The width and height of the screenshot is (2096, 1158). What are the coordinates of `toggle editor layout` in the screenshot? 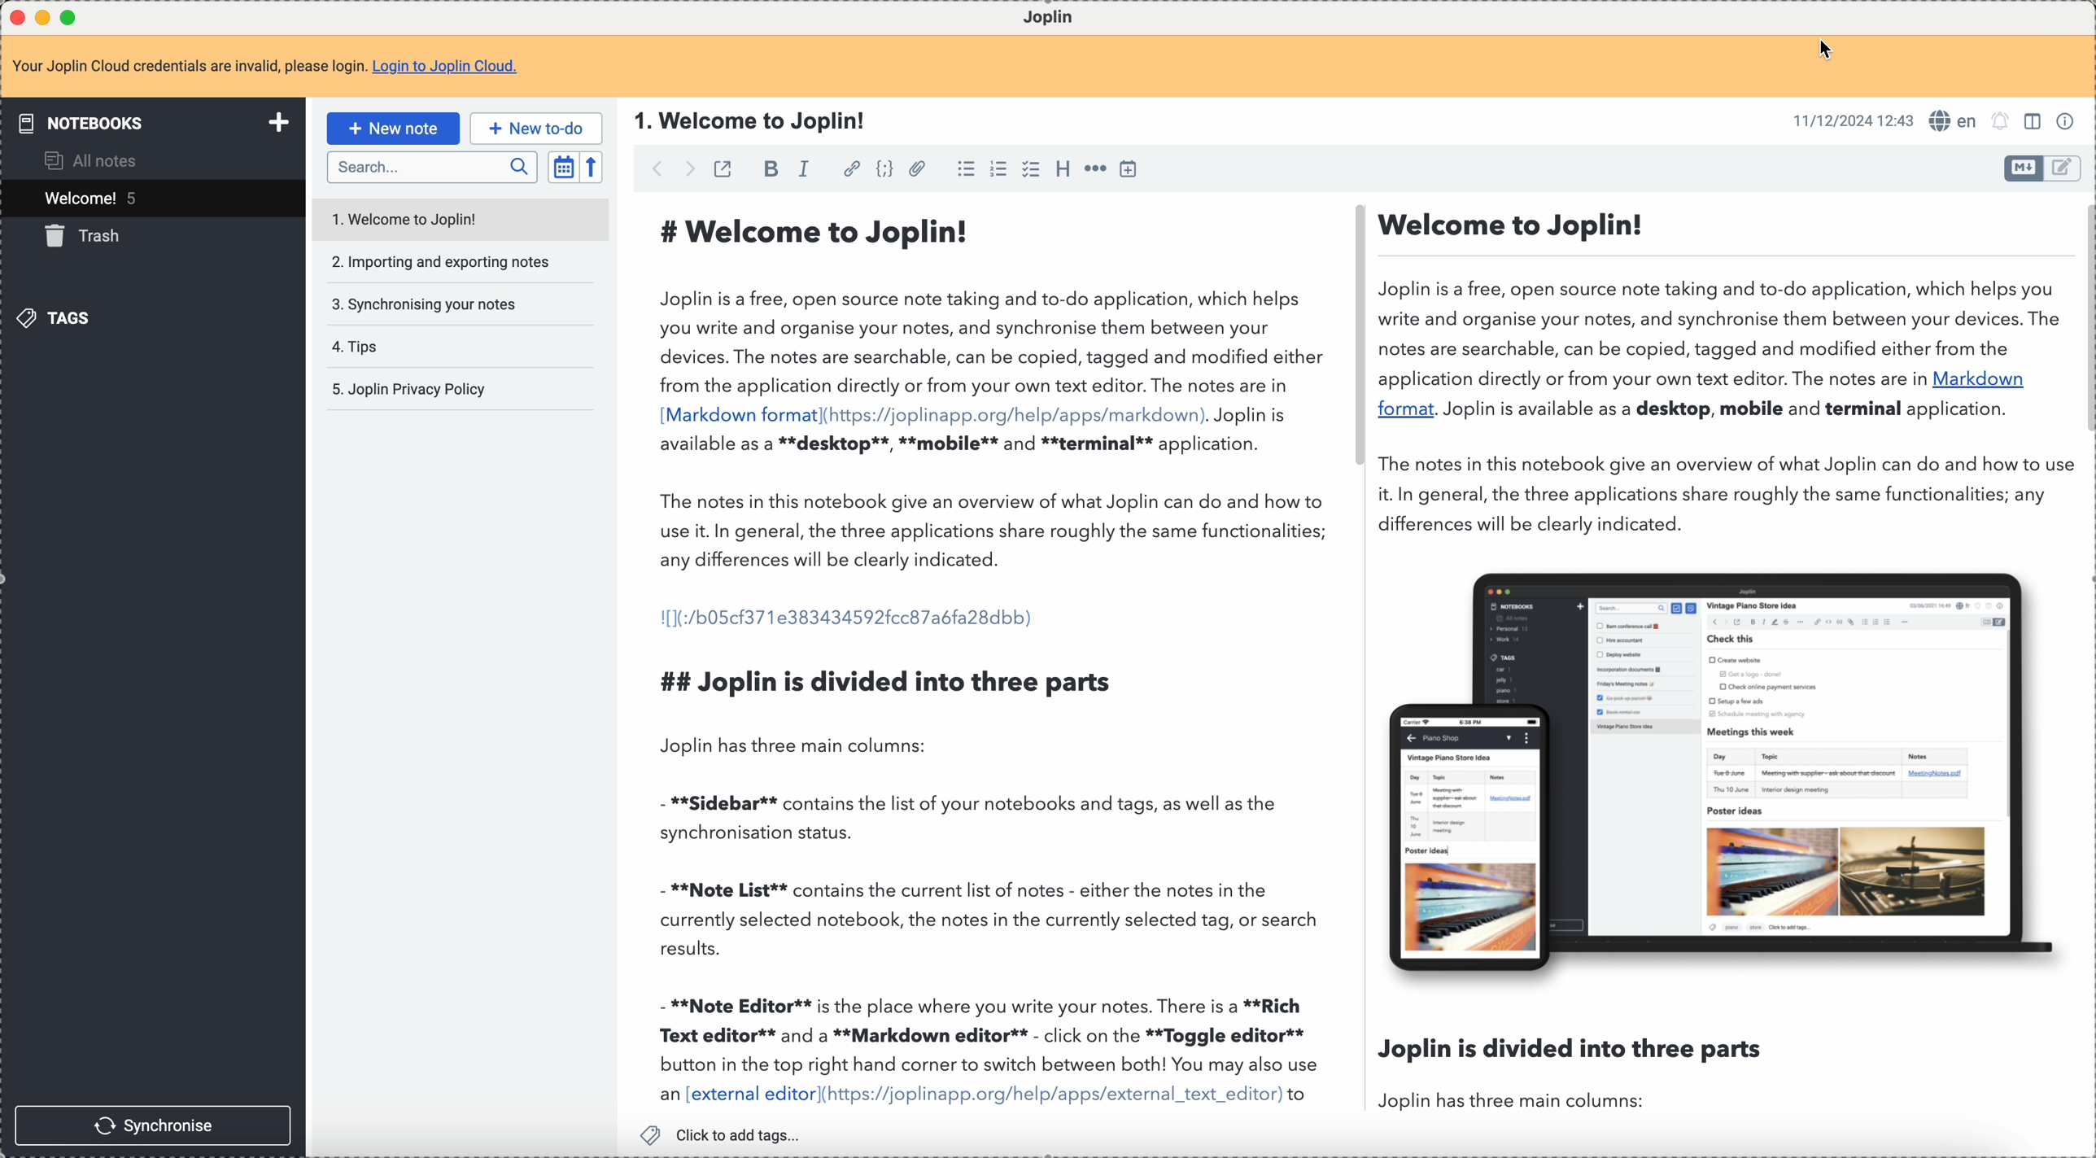 It's located at (2032, 120).